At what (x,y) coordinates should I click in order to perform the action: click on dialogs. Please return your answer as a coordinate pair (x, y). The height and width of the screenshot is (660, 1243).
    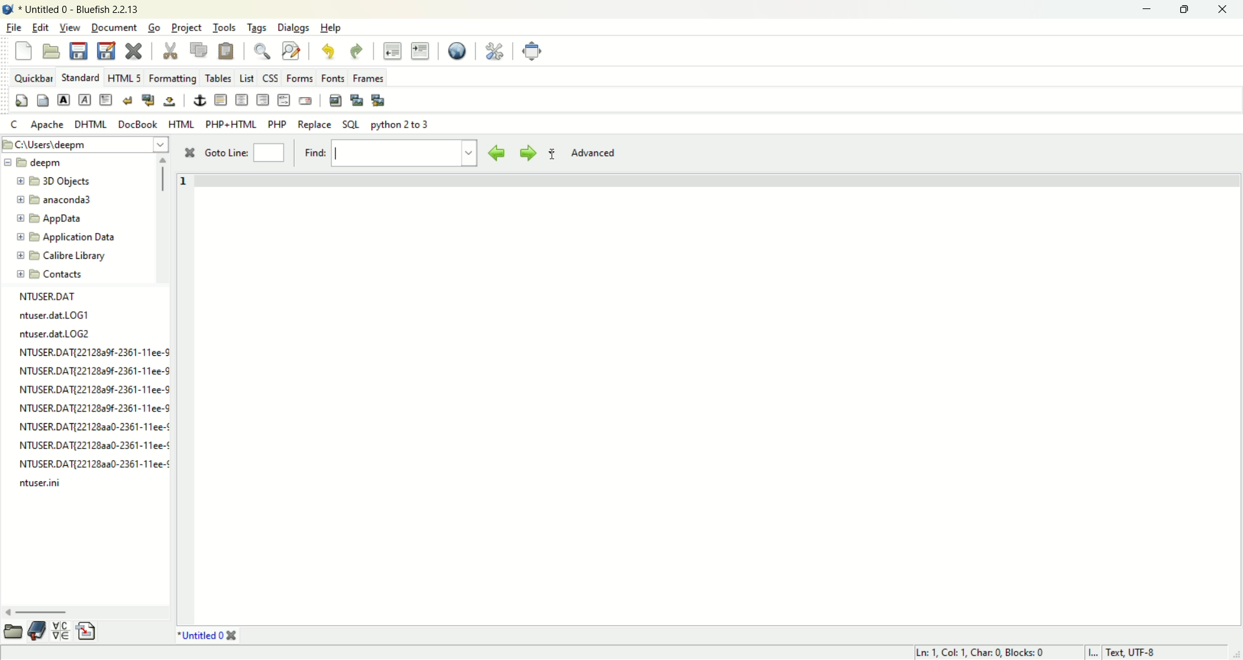
    Looking at the image, I should click on (298, 29).